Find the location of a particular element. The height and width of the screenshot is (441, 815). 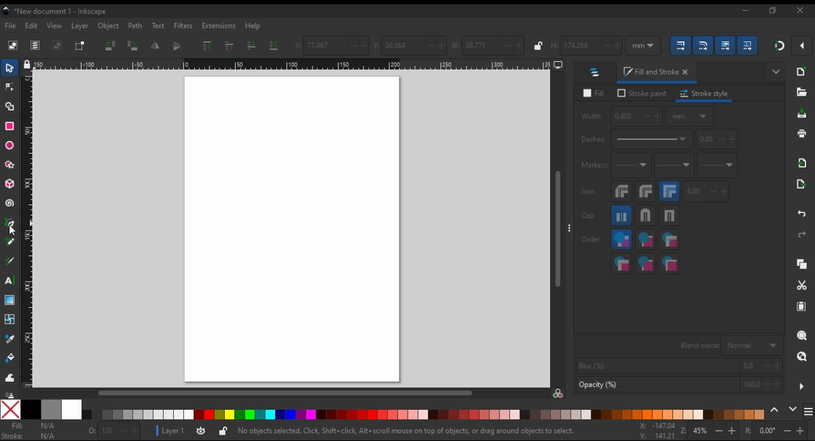

round is located at coordinates (646, 215).